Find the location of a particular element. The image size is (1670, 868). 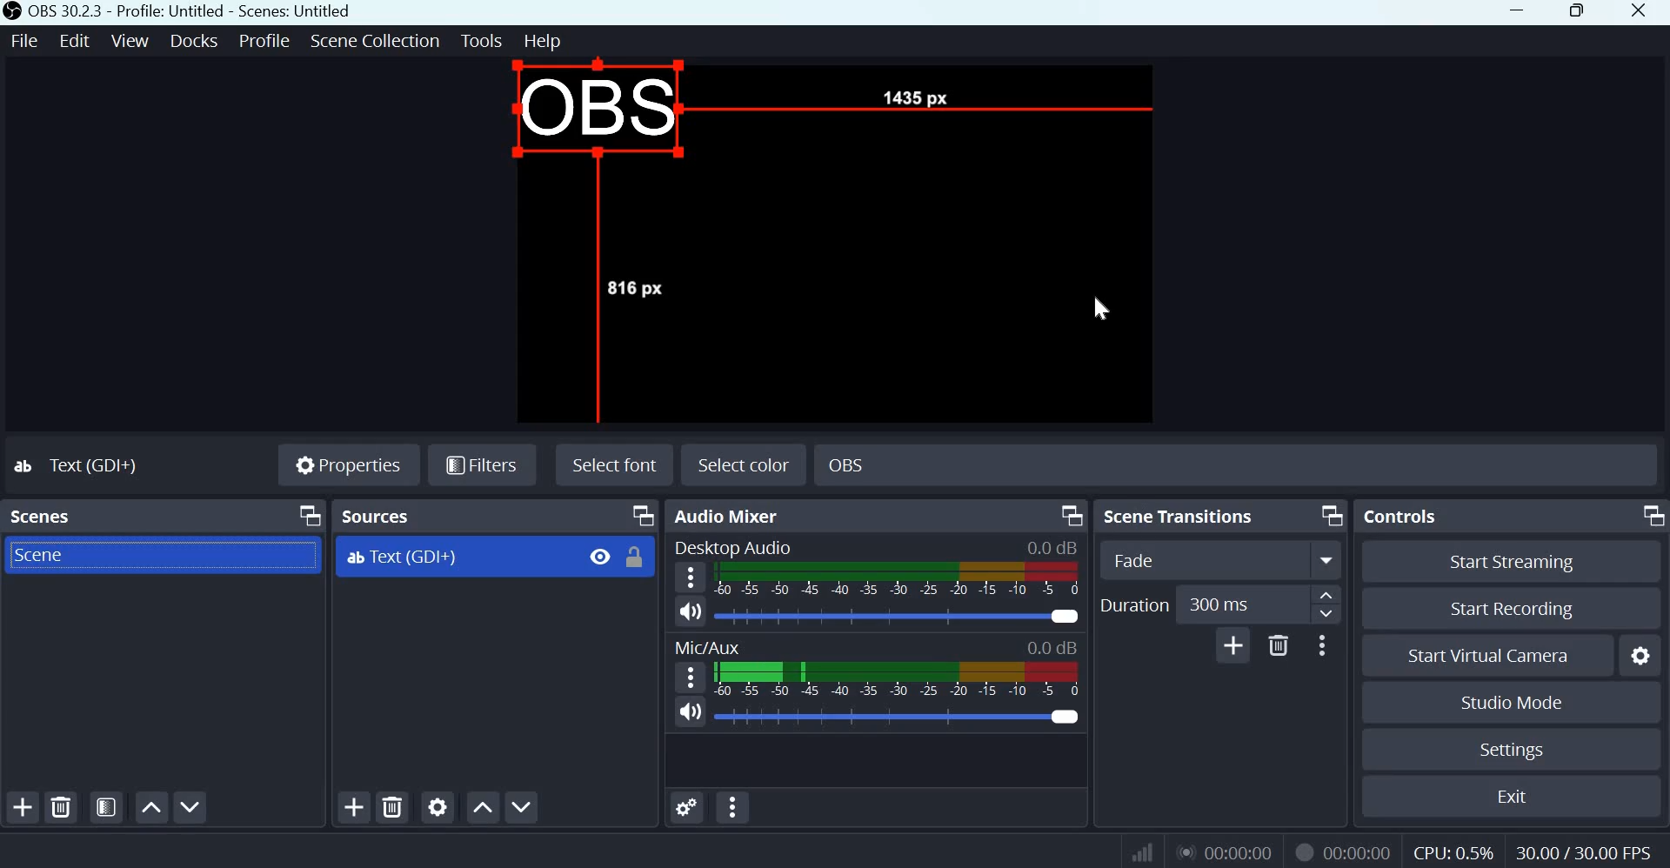

Fade is located at coordinates (1186, 558).